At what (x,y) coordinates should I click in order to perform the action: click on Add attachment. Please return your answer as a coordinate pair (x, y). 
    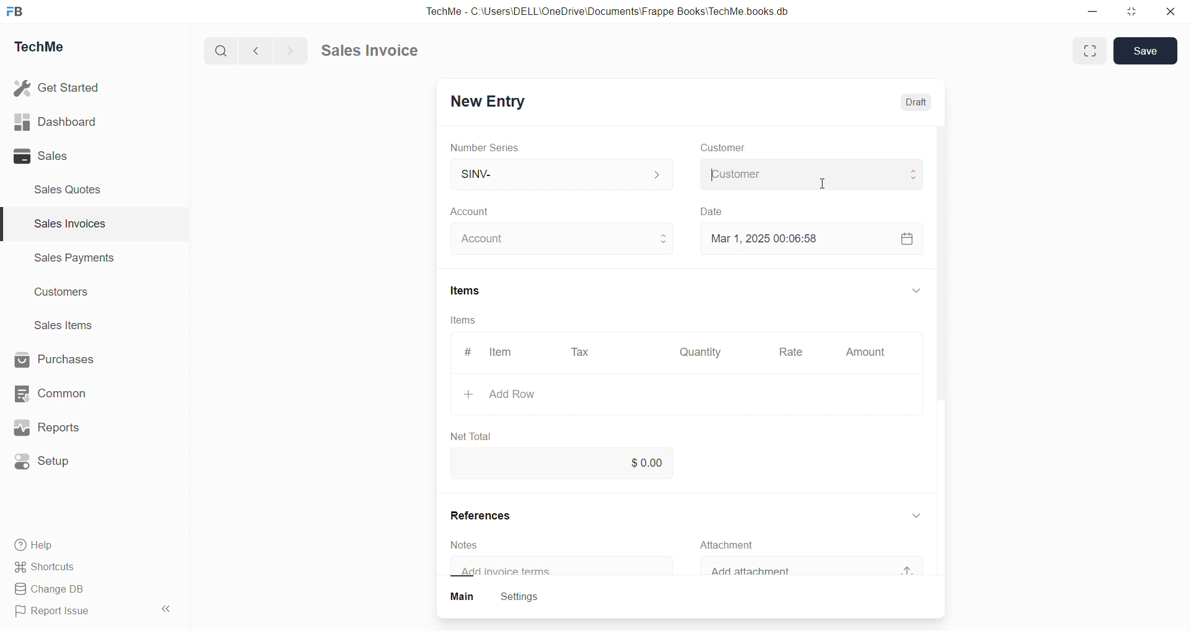
    Looking at the image, I should click on (769, 571).